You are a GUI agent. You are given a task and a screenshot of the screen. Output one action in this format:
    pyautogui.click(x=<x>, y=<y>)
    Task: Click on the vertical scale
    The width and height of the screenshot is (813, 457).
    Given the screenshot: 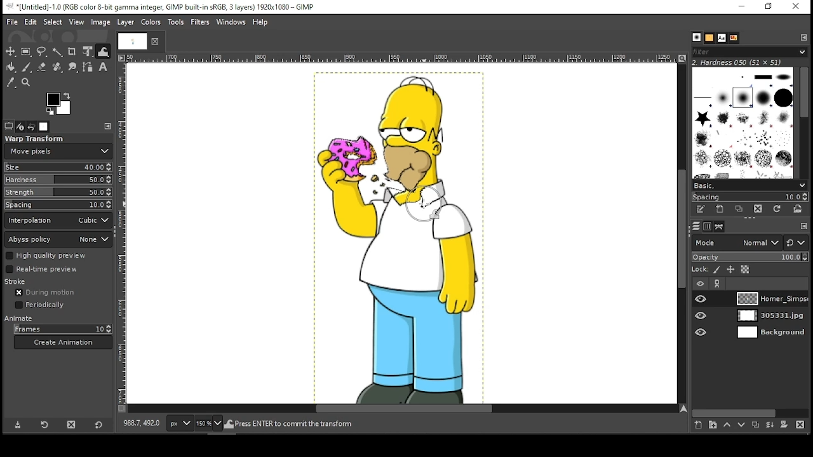 What is the action you would take?
    pyautogui.click(x=406, y=57)
    